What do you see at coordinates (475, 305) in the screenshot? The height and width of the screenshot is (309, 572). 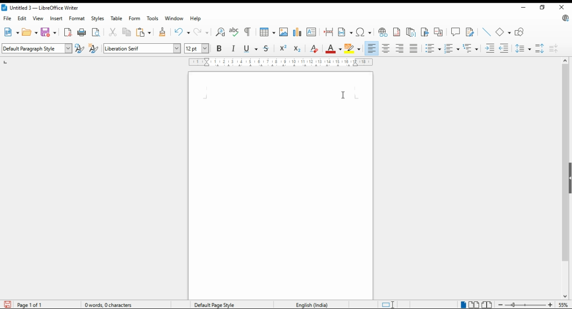 I see `multipage view` at bounding box center [475, 305].